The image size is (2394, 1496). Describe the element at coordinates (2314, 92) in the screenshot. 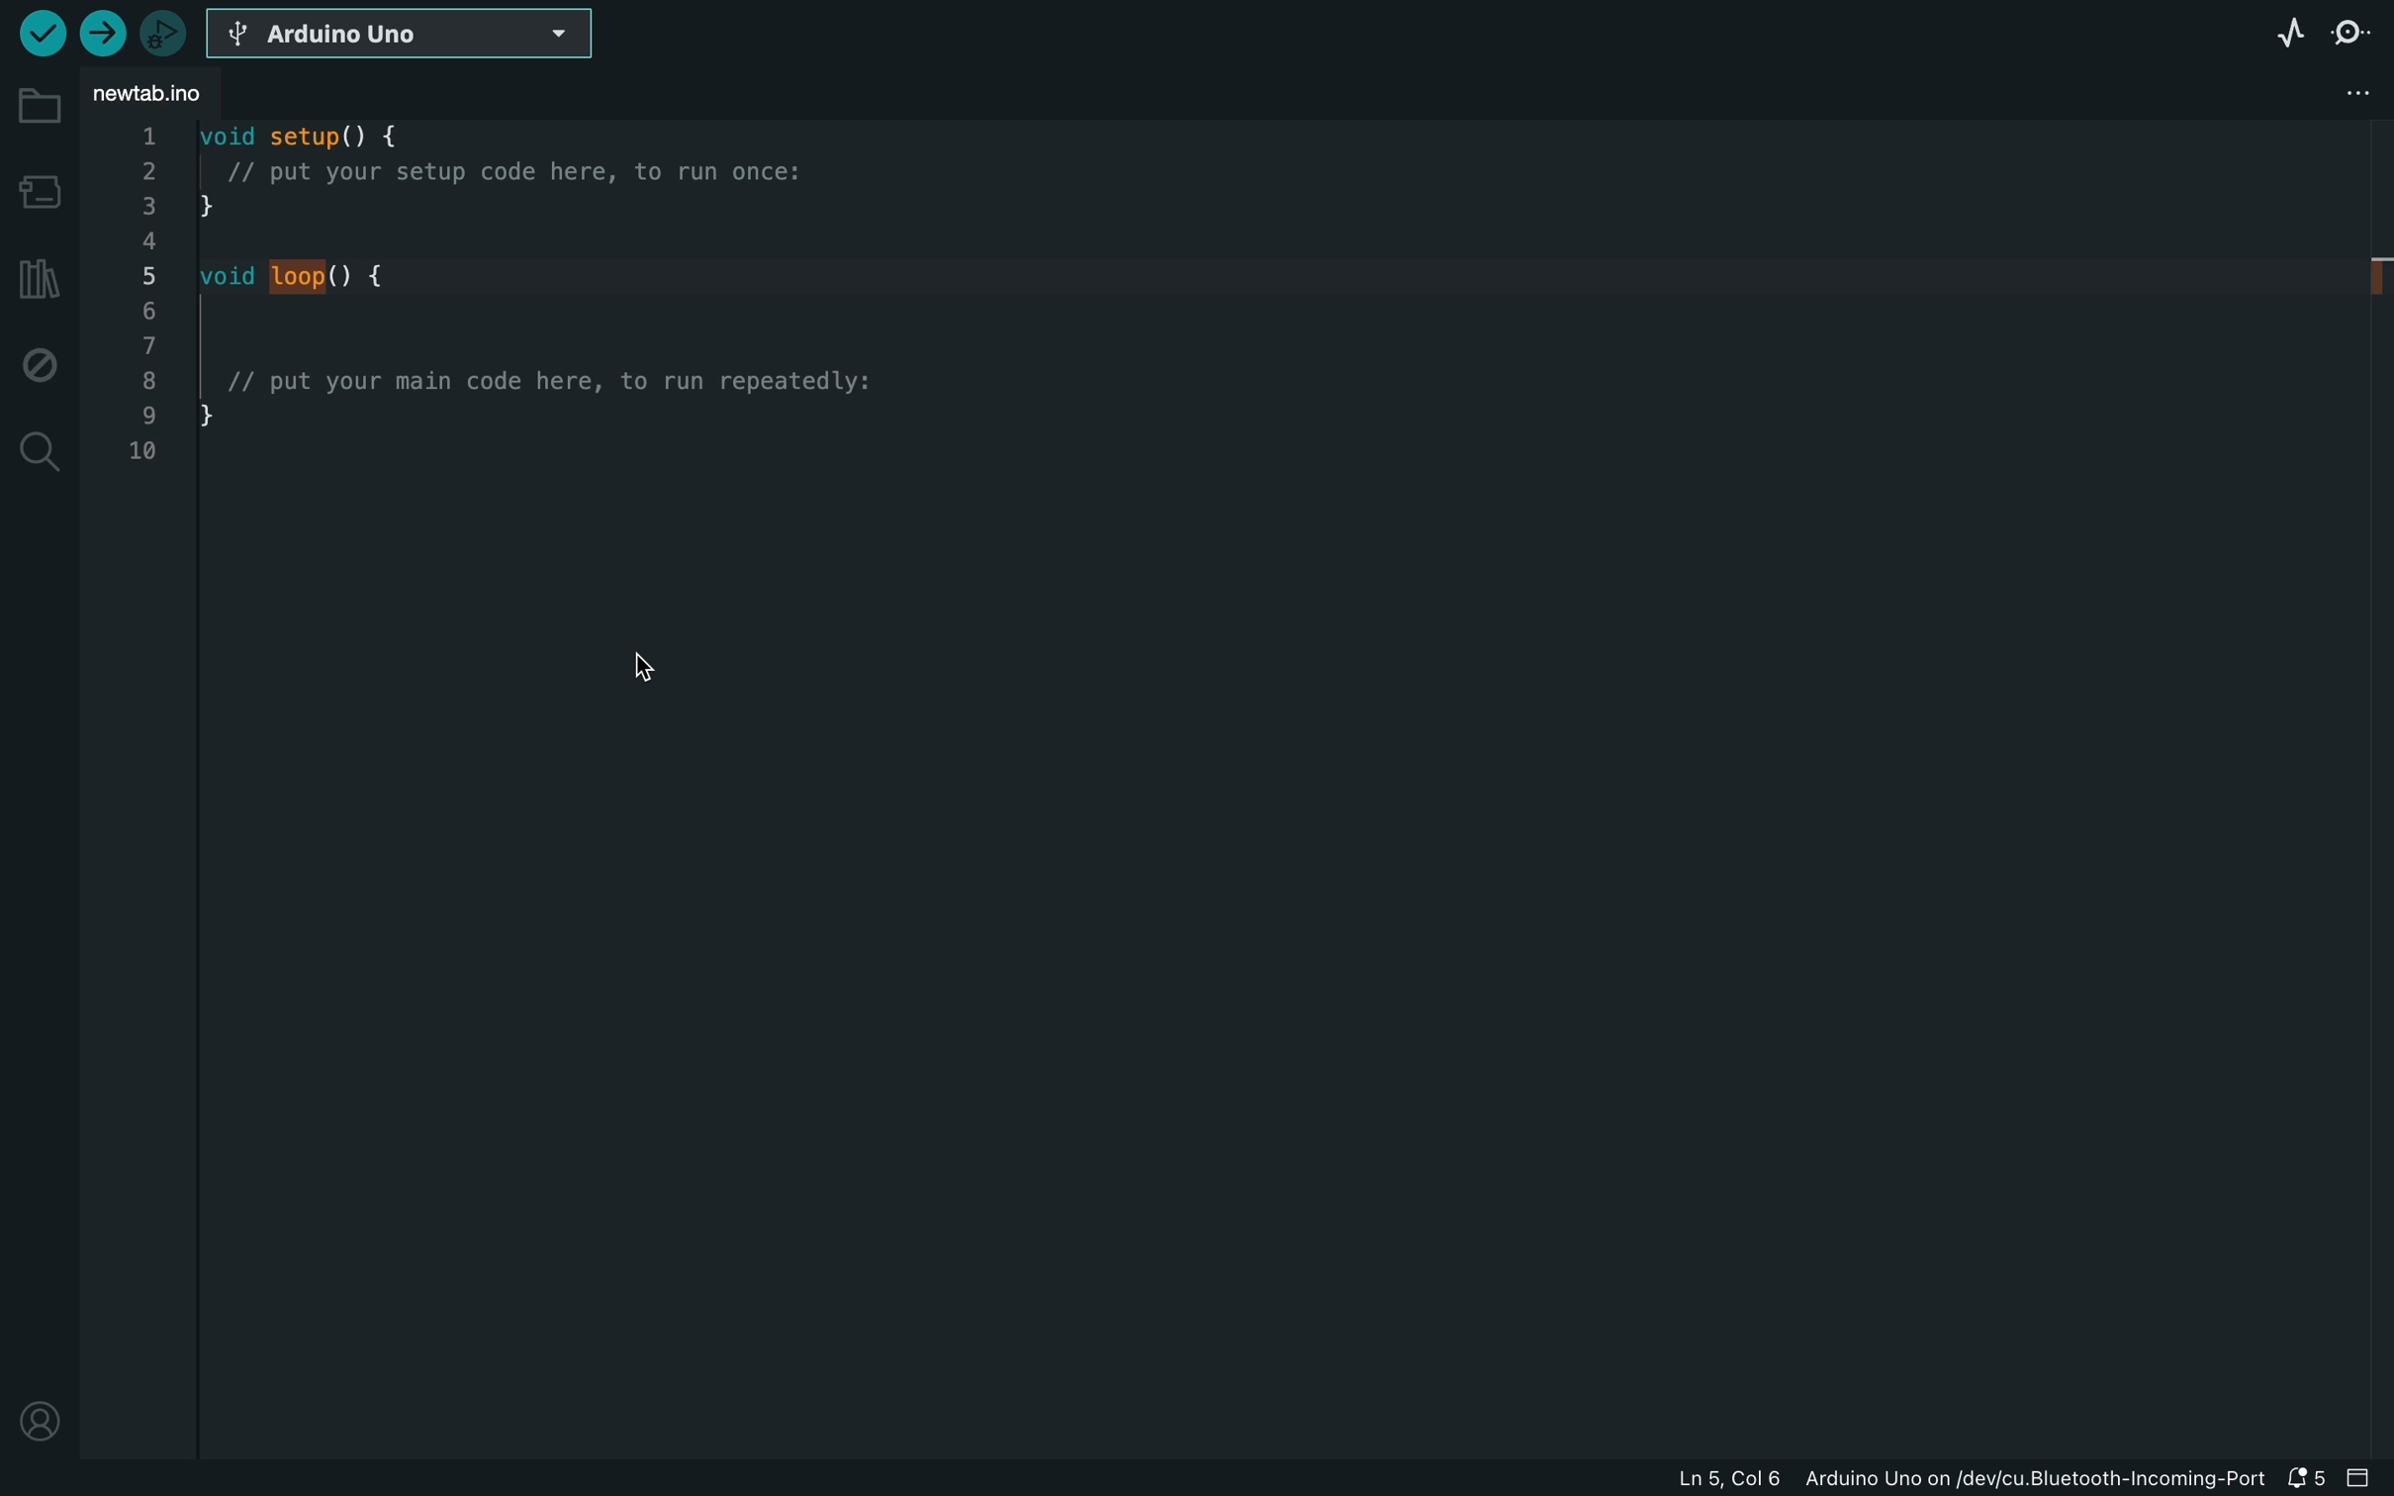

I see `file setting` at that location.